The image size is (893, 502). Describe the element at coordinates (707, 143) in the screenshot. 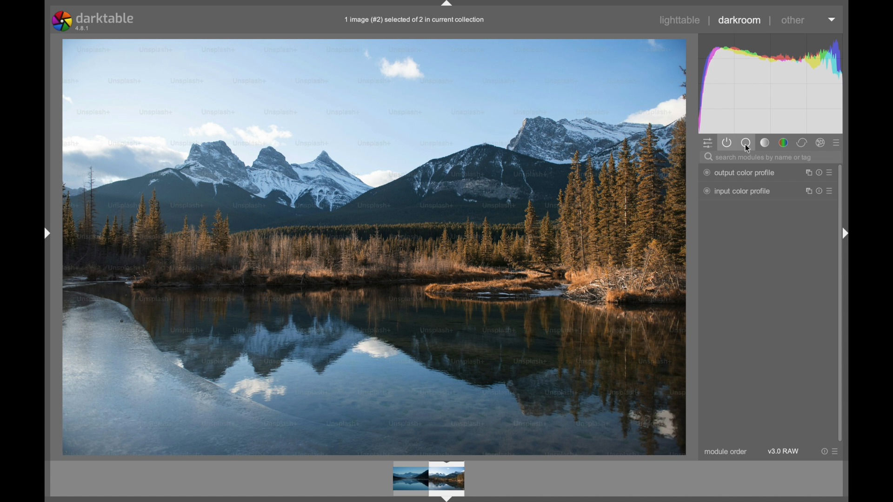

I see `show quick access panel` at that location.